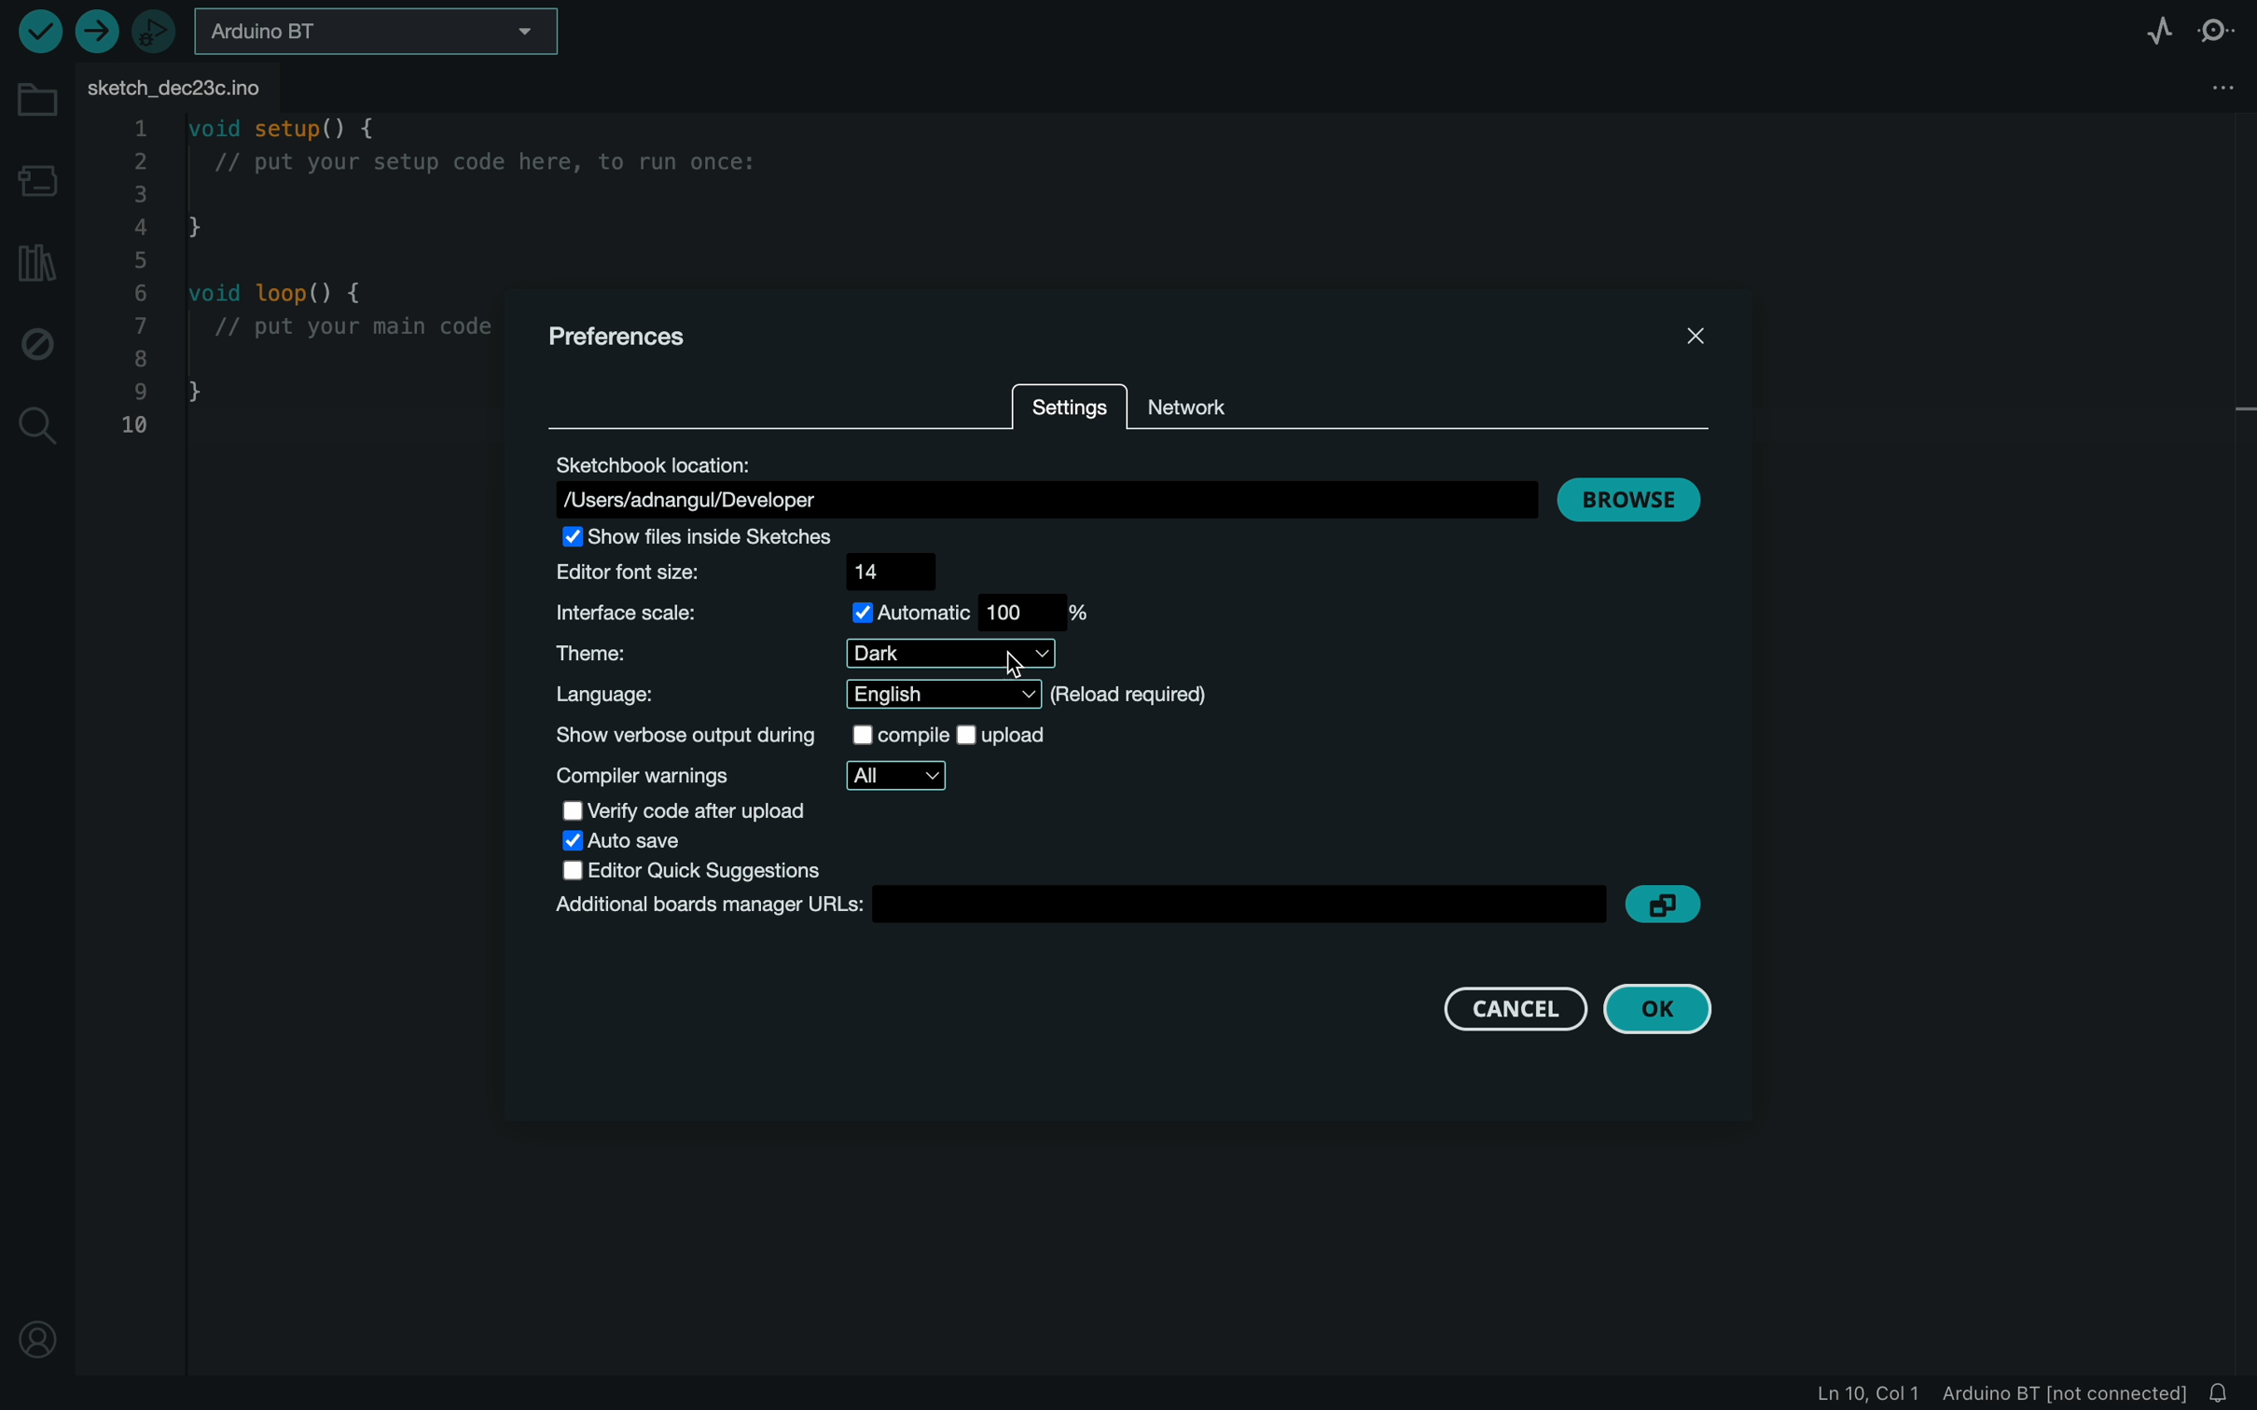 Image resolution: width=2257 pixels, height=1410 pixels. I want to click on notification, so click(2222, 1394).